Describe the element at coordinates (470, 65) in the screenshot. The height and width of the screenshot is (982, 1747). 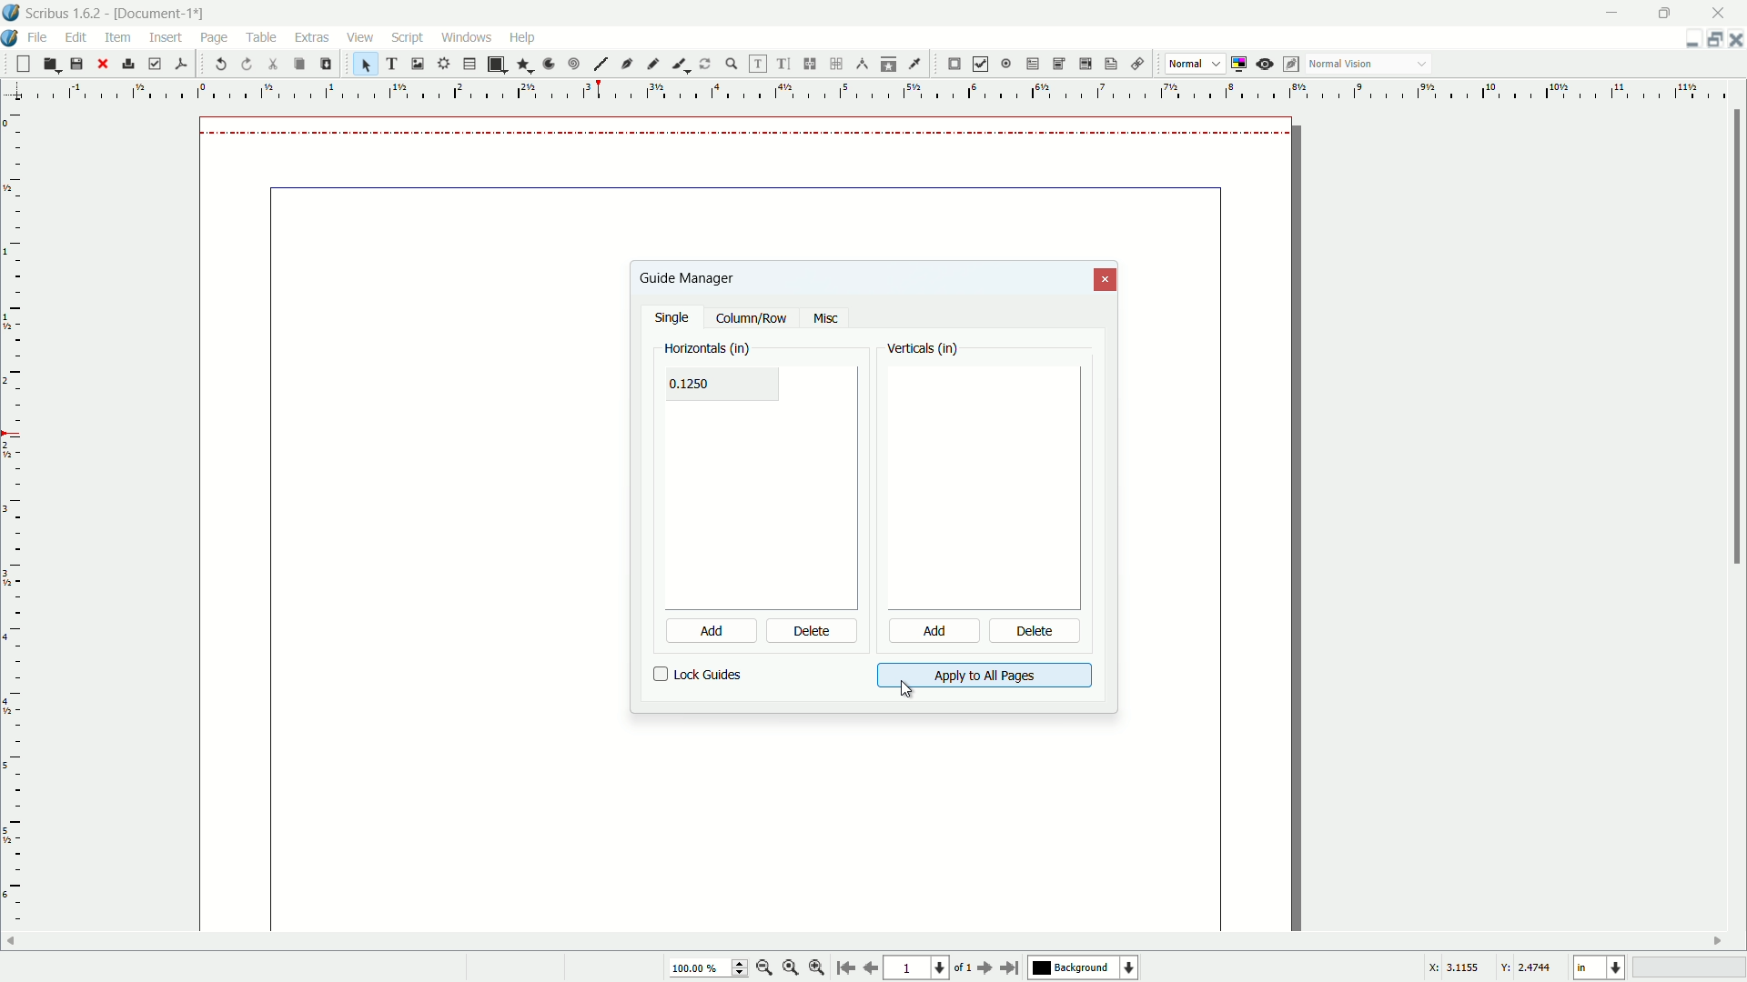
I see `table` at that location.